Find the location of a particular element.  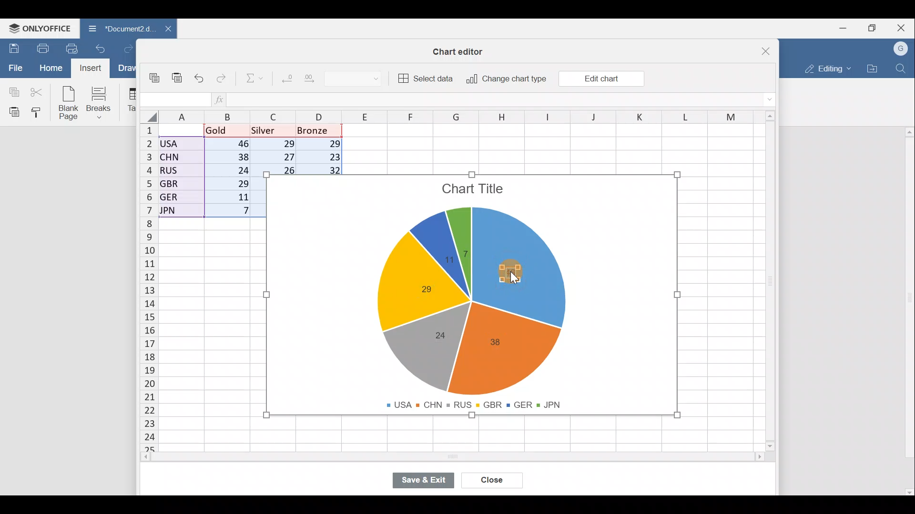

Data is located at coordinates (198, 171).